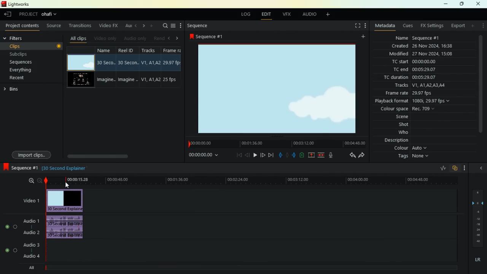  What do you see at coordinates (431, 101) in the screenshot?
I see `1080i, 29.97 fps v` at bounding box center [431, 101].